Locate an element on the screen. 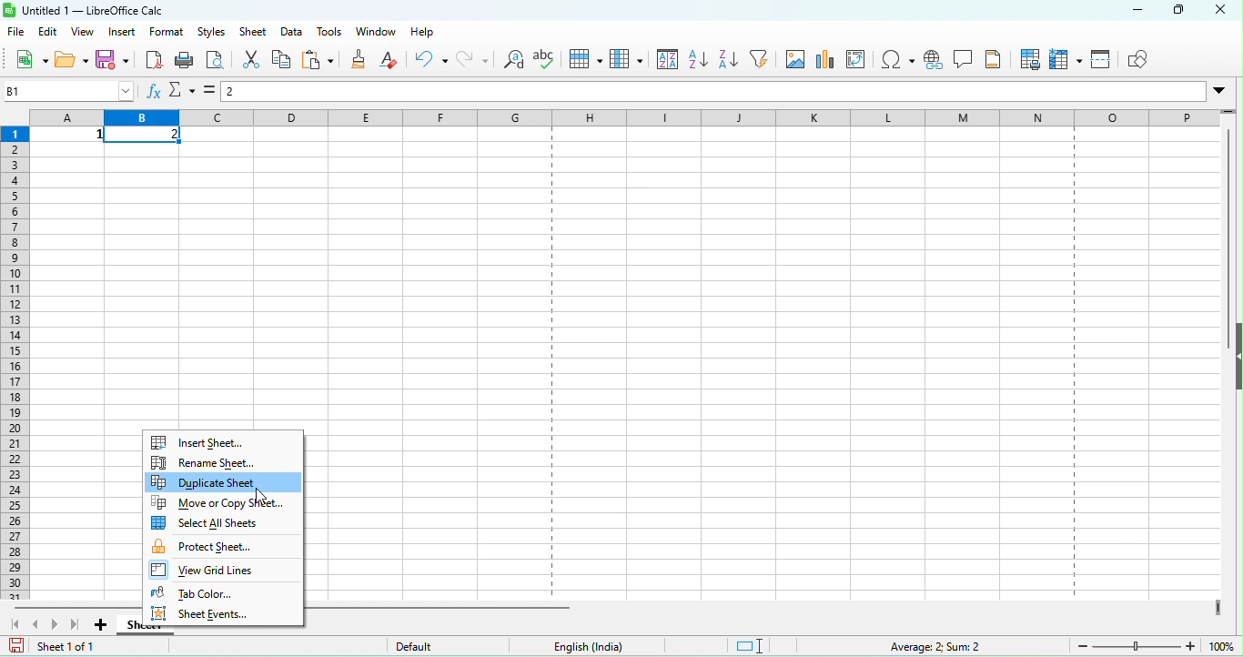  print area is located at coordinates (1029, 60).